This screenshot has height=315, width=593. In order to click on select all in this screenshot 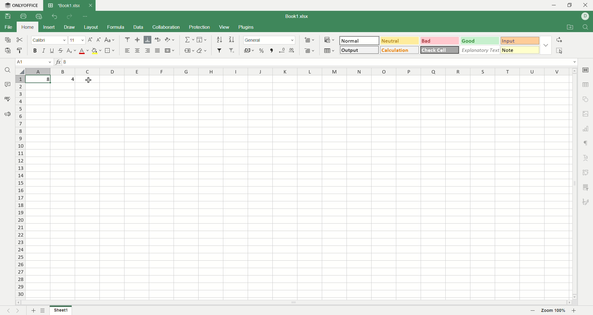, I will do `click(561, 50)`.